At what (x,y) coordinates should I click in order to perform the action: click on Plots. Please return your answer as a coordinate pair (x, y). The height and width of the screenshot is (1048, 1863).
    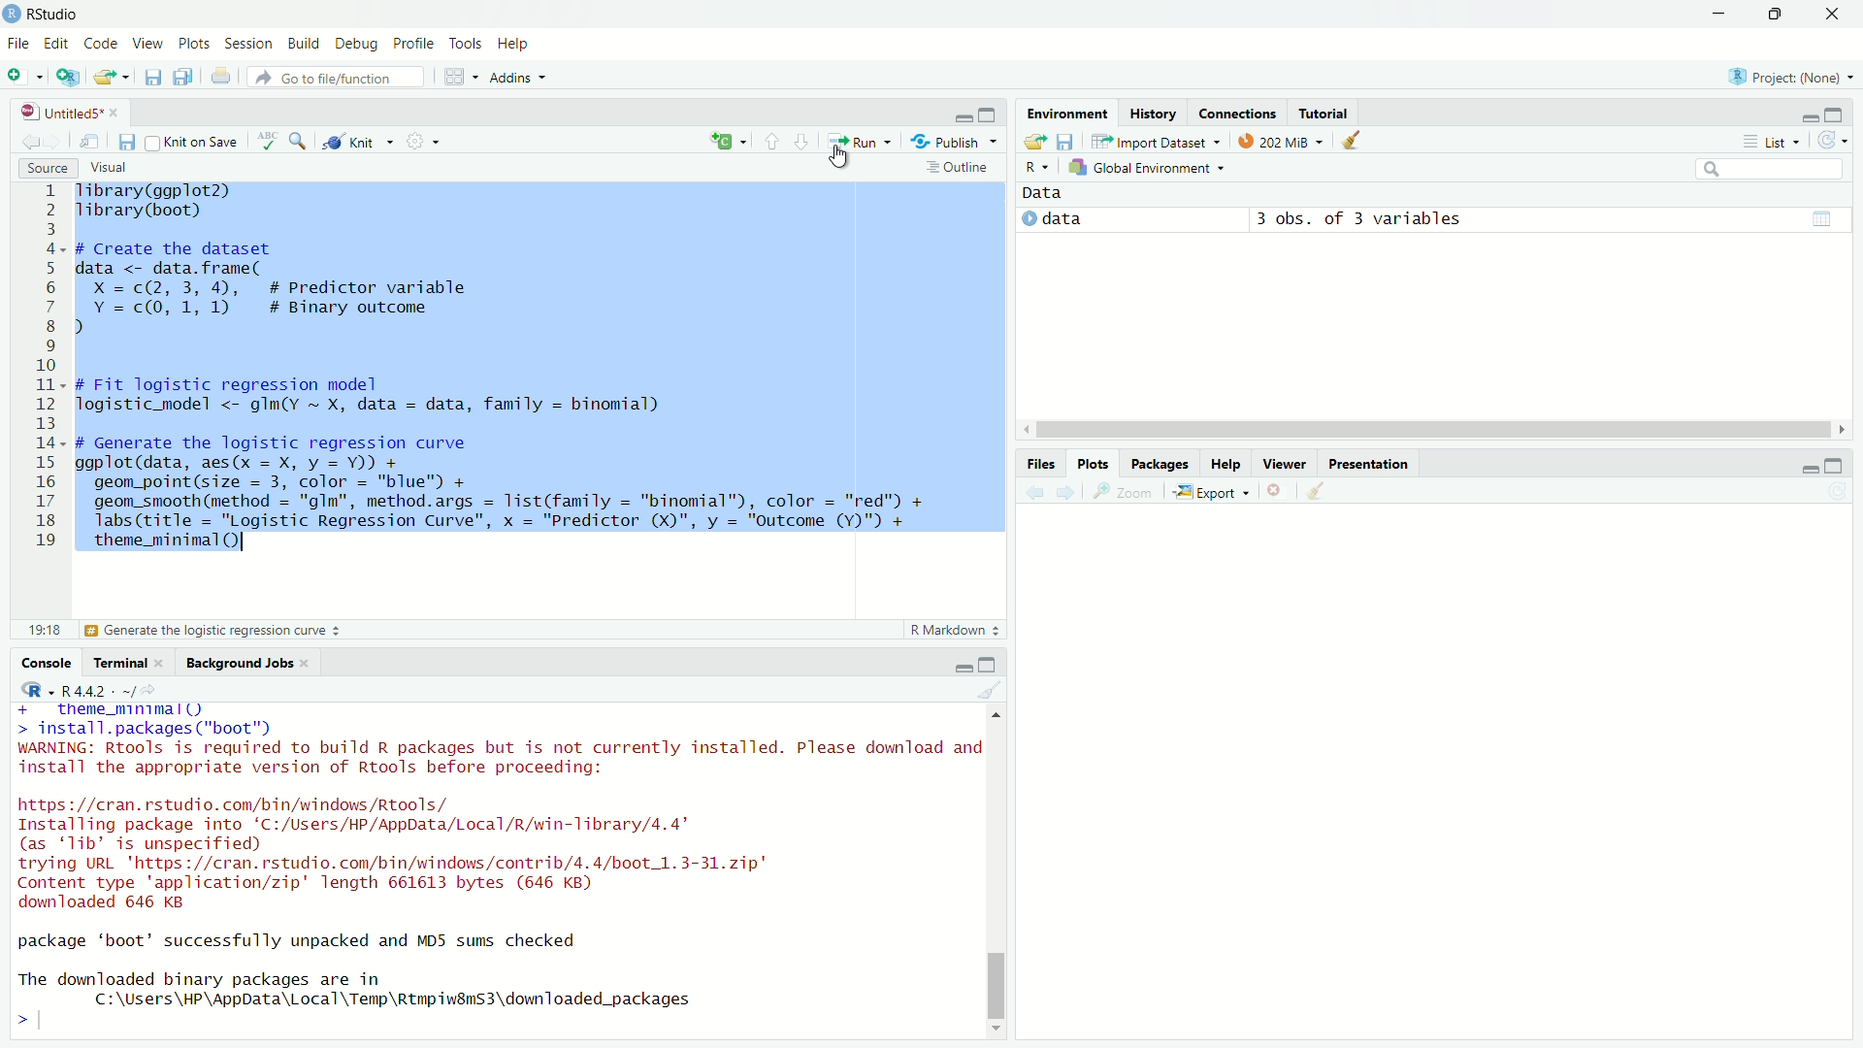
    Looking at the image, I should click on (1094, 463).